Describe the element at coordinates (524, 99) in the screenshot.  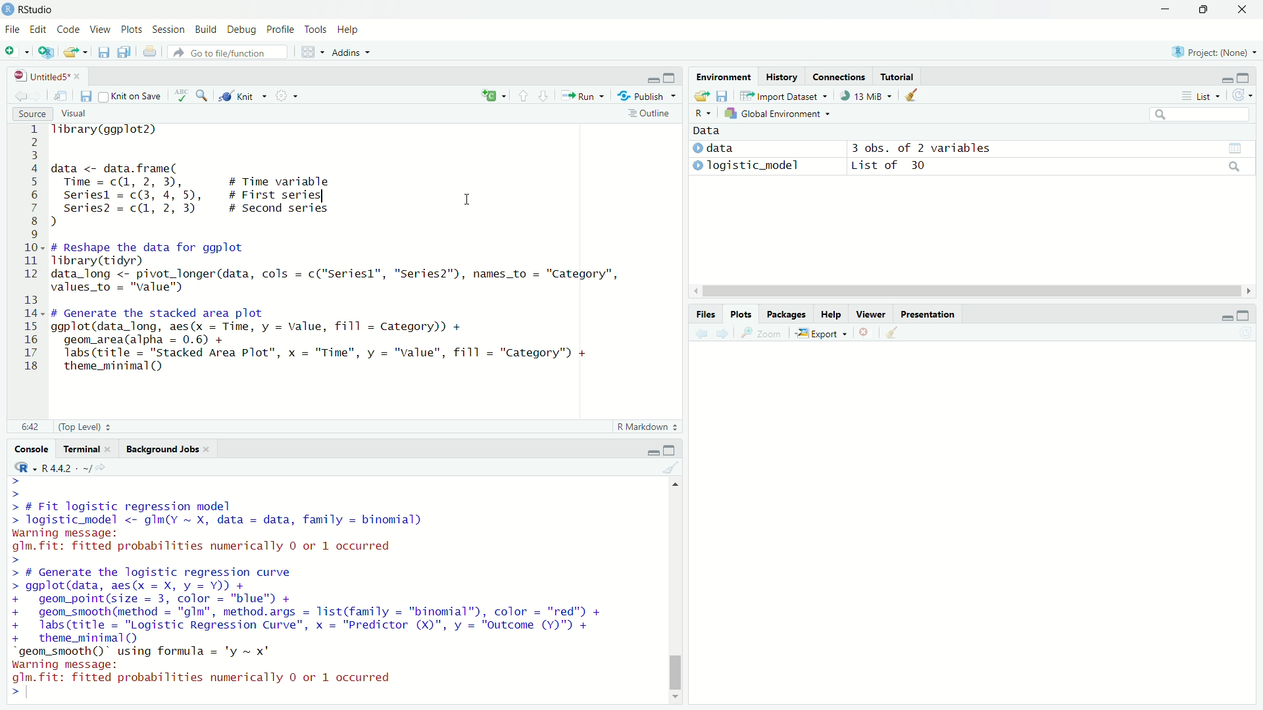
I see `upward` at that location.